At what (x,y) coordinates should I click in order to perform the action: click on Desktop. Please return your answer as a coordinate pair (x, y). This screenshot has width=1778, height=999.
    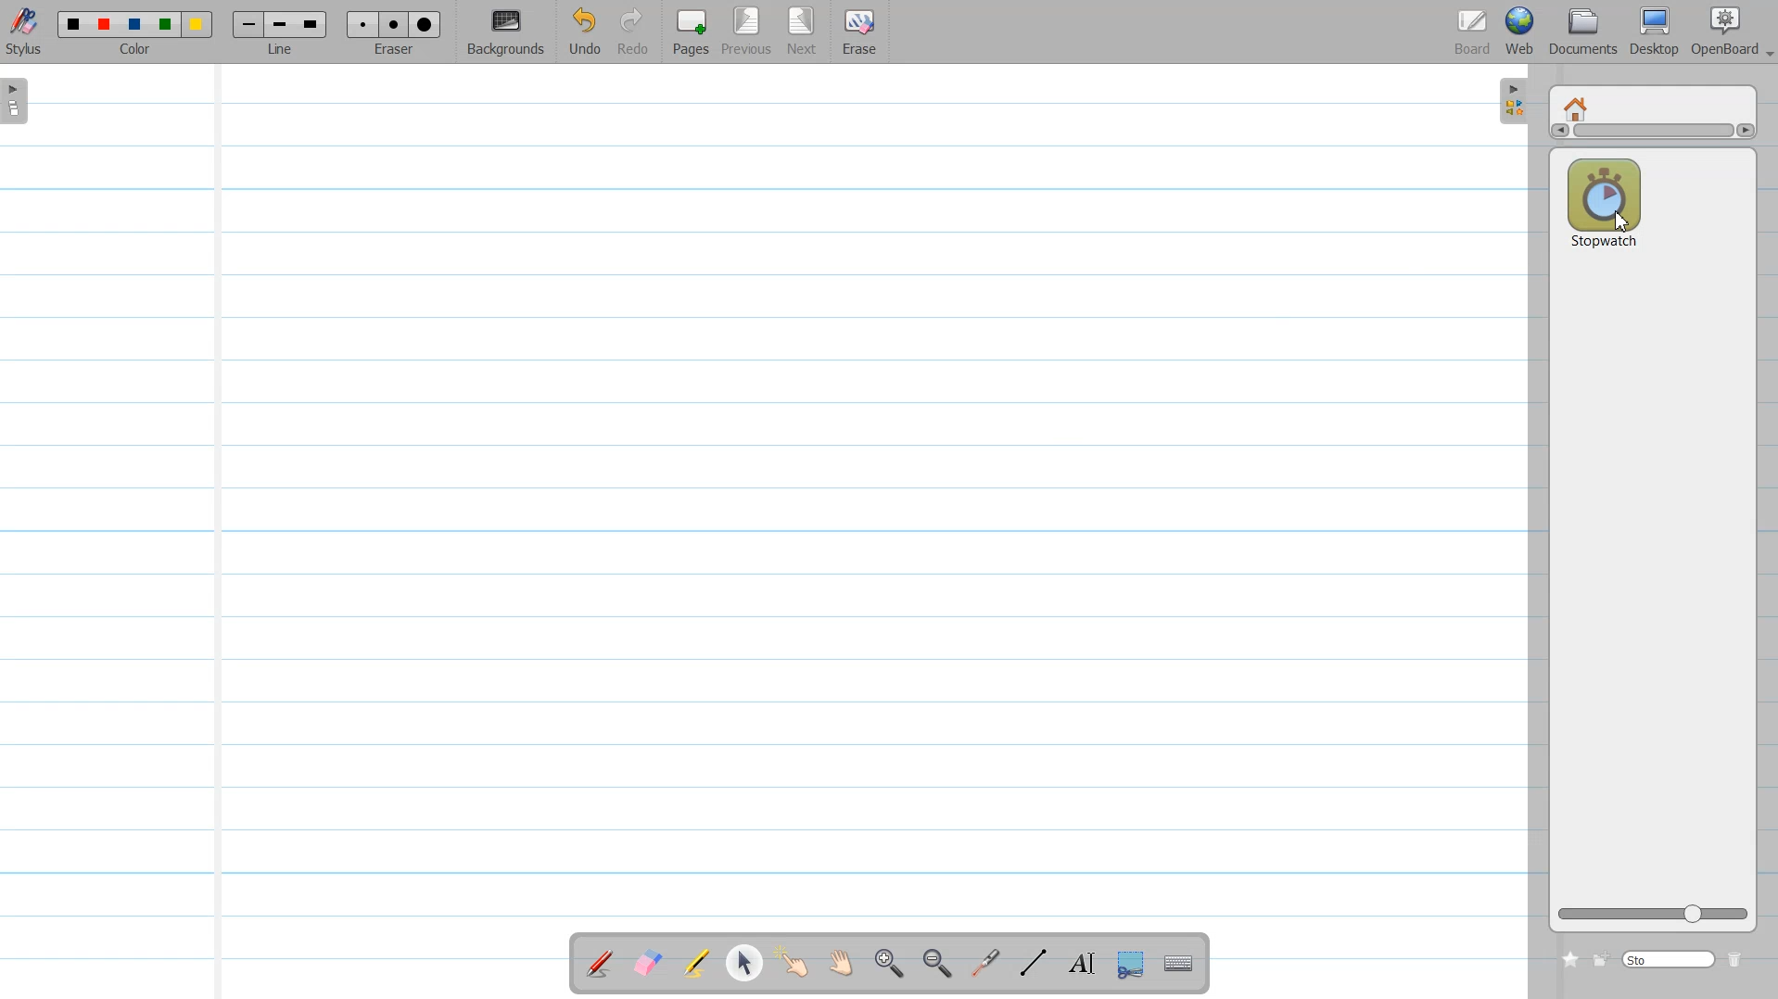
    Looking at the image, I should click on (1654, 32).